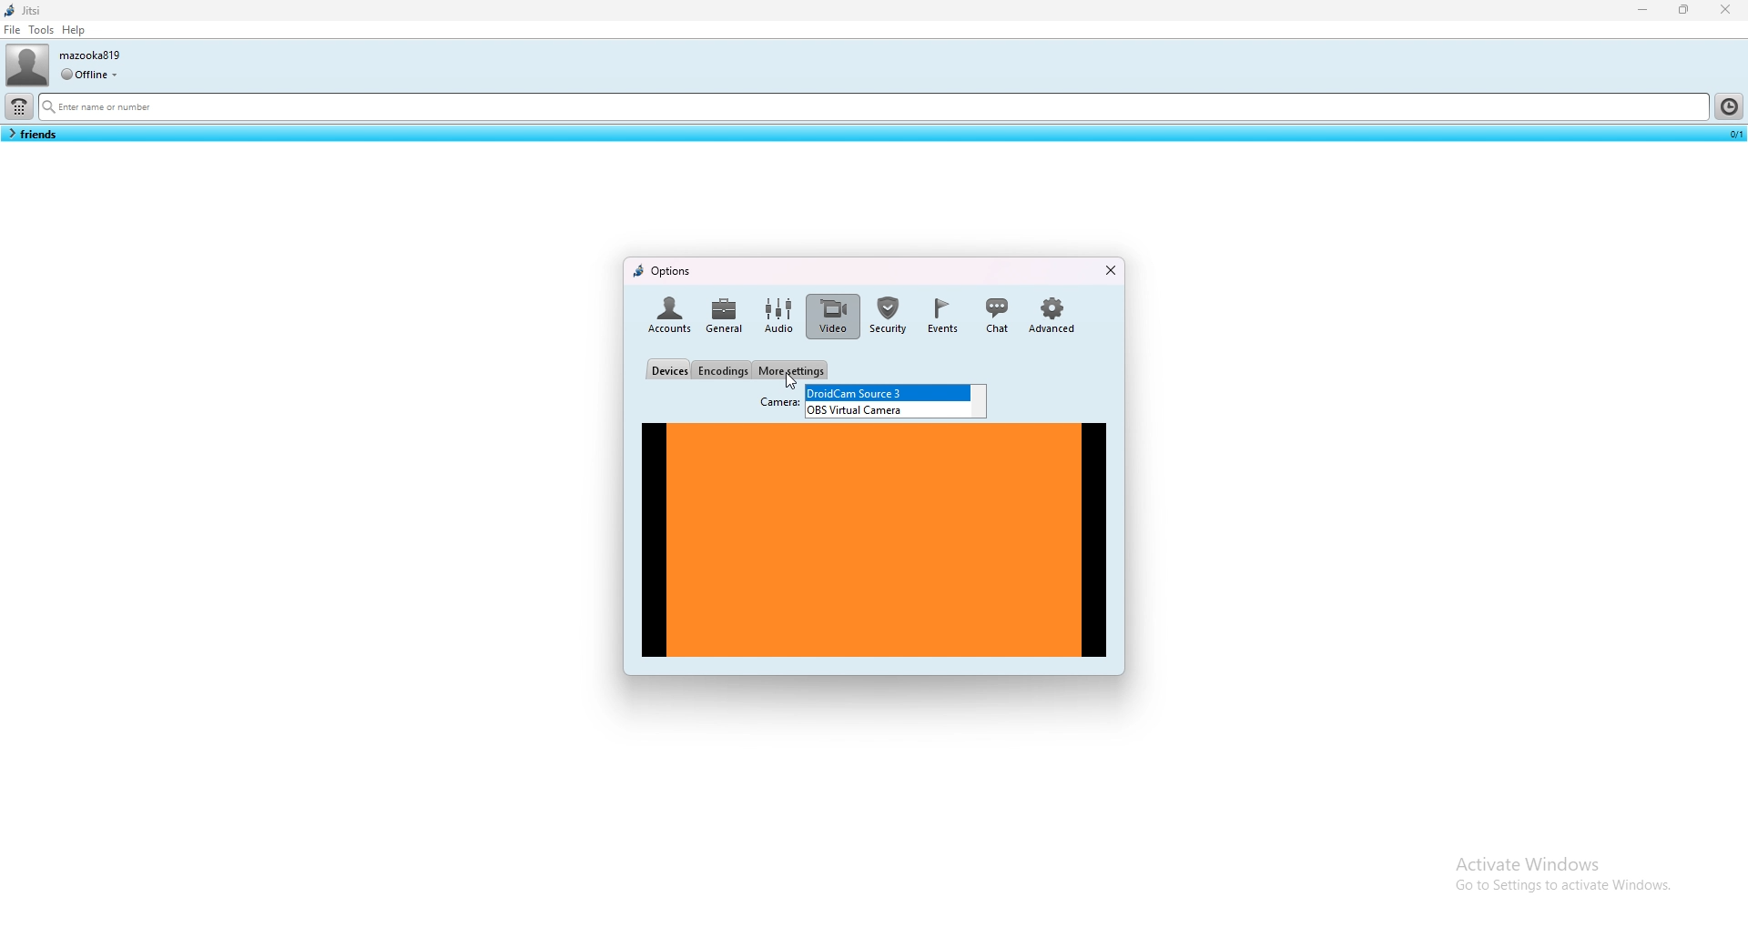 The height and width of the screenshot is (937, 1748). Describe the element at coordinates (723, 316) in the screenshot. I see `general` at that location.